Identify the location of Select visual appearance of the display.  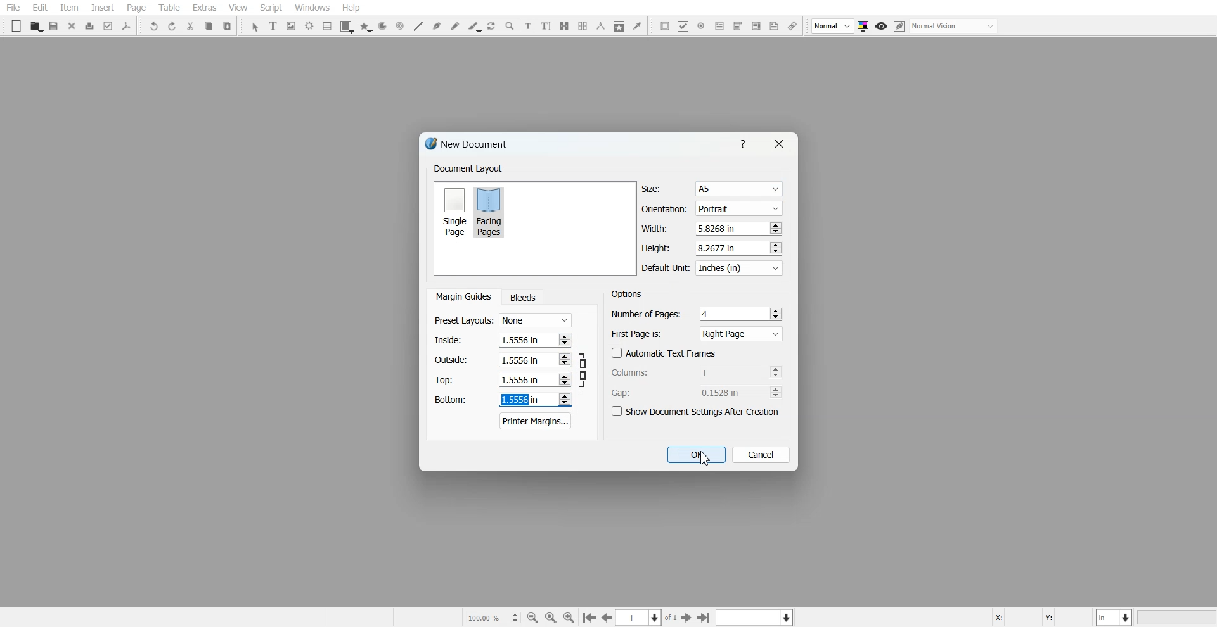
(955, 27).